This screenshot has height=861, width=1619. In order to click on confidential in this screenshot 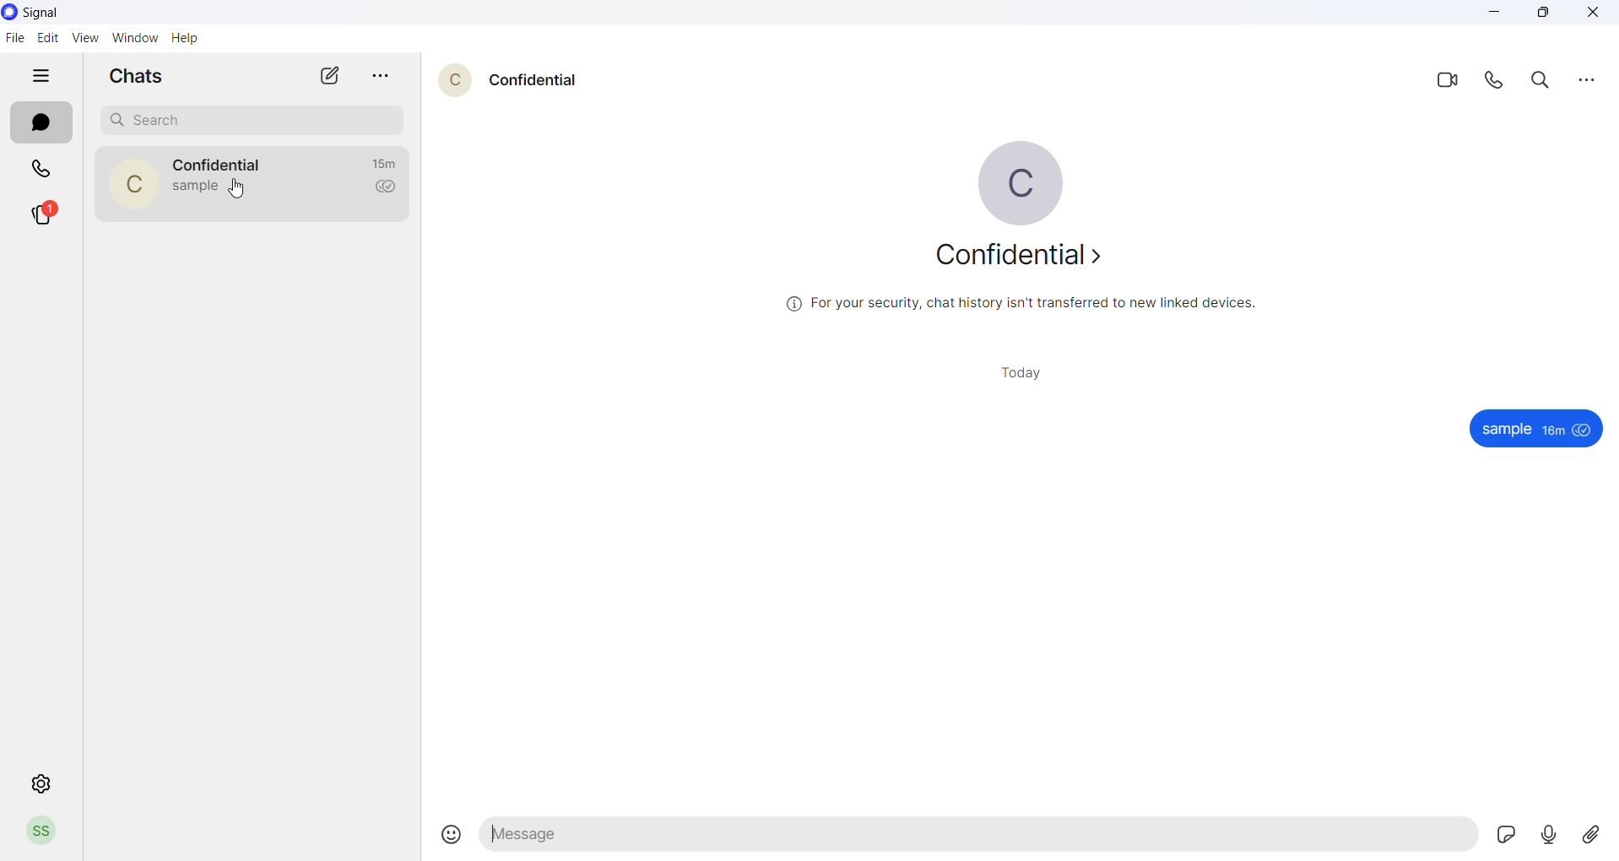, I will do `click(217, 165)`.